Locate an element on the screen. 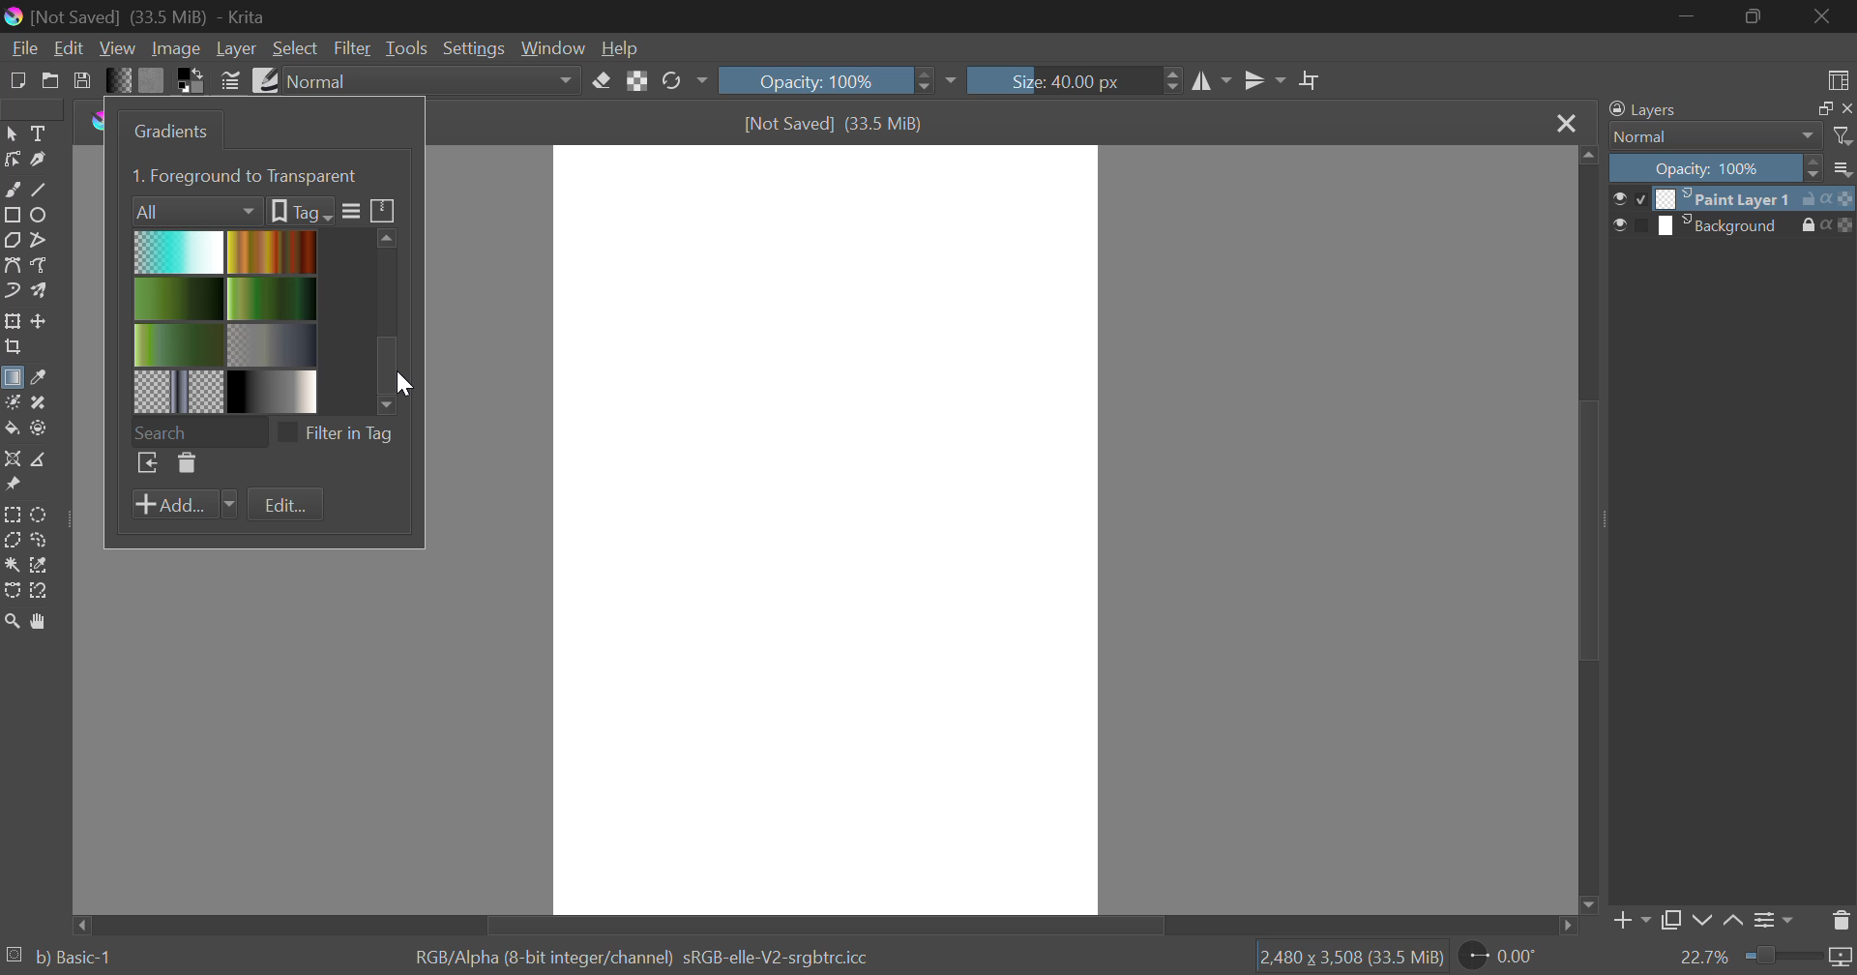 This screenshot has width=1857, height=975. MOUSE_DOWN on Gradient Scroll Bar is located at coordinates (394, 316).